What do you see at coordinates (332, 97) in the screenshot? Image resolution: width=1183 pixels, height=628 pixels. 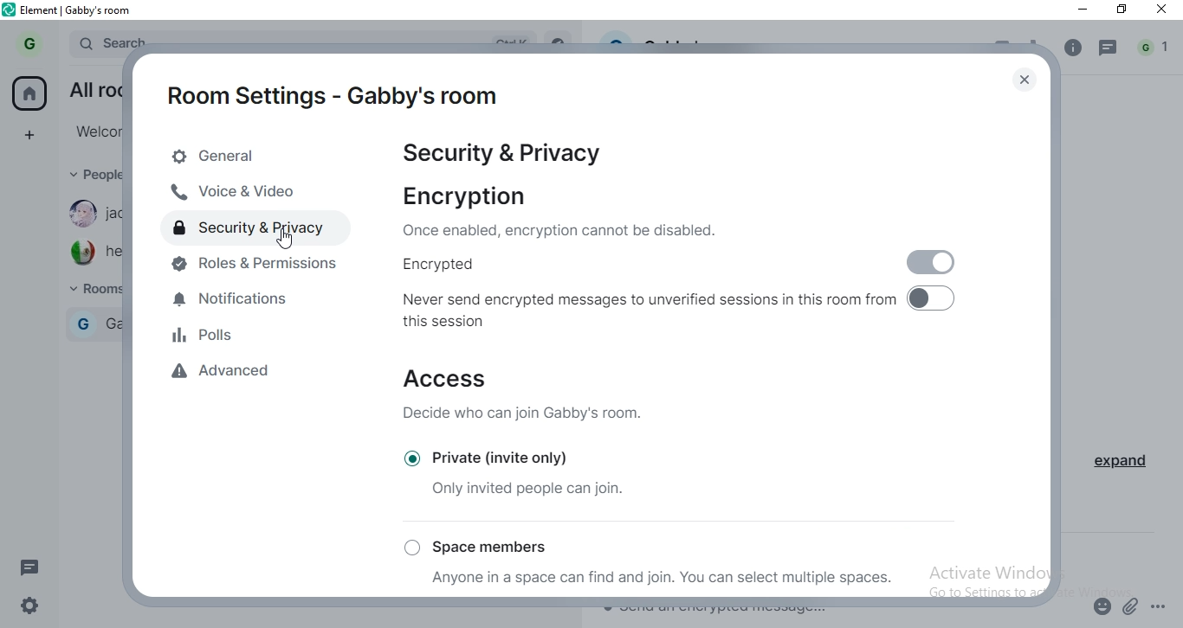 I see `room settings - gabby's room` at bounding box center [332, 97].